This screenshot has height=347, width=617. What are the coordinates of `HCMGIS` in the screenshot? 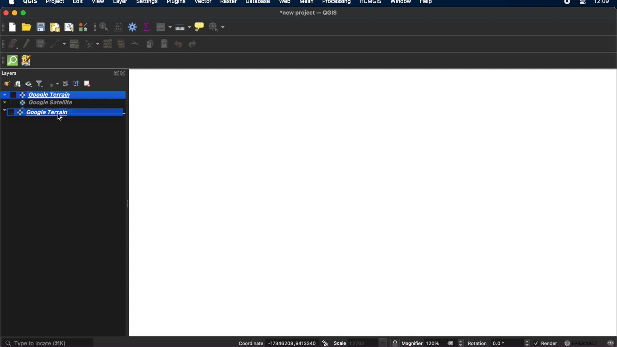 It's located at (370, 3).